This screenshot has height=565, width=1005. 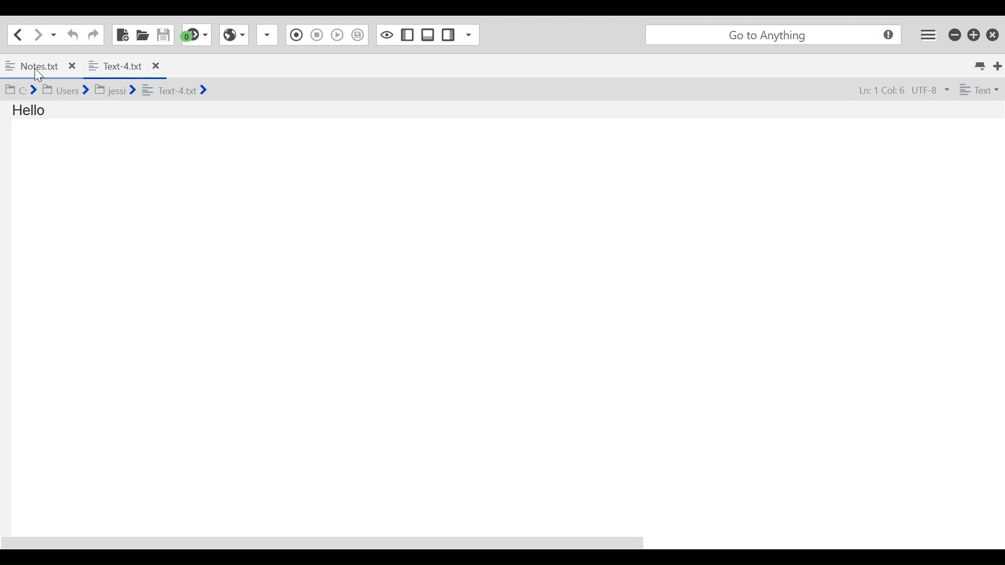 I want to click on New File, so click(x=121, y=34).